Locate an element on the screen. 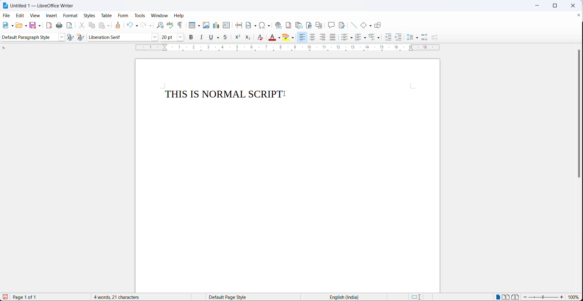  basic shapes is located at coordinates (361, 24).